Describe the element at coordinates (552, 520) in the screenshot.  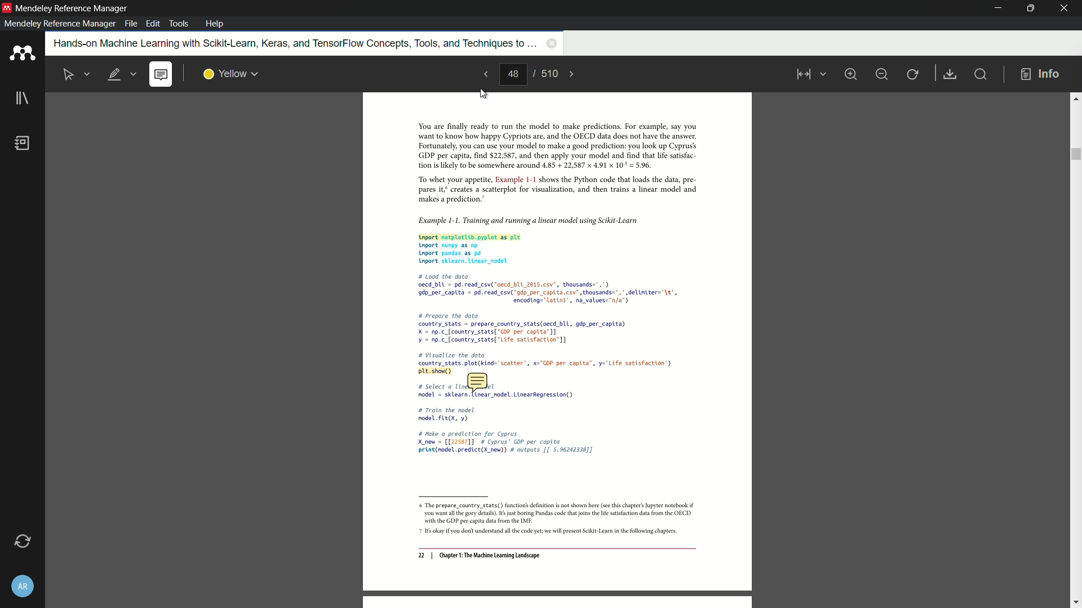
I see `6 The prepare_country_stats() function's definition is not shown here (see this chapter's Jupyter notebook if
‘you want al th gory details). 6s just boring Pandas code that joins th ie satisfaction data from the OECD
‘with the GDP per capita dta from the IMF:

7 1s okay you dont understand all the code yet we will present Scikit-Lear inthe following chapters.` at that location.